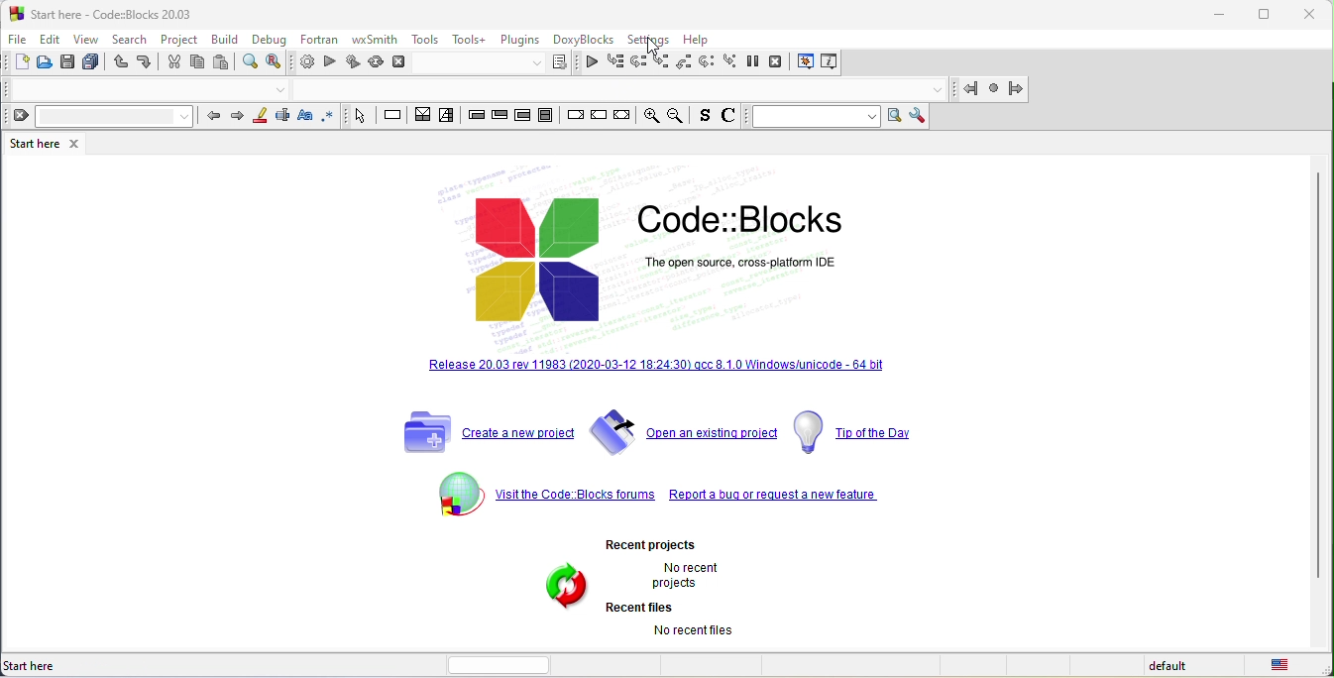 The height and width of the screenshot is (678, 1334). I want to click on start here-code blocks-20 03, so click(130, 14).